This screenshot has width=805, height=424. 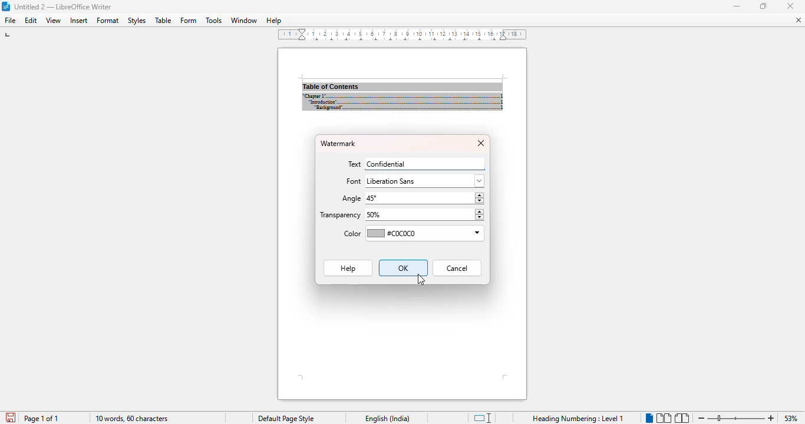 I want to click on multi-page view, so click(x=664, y=418).